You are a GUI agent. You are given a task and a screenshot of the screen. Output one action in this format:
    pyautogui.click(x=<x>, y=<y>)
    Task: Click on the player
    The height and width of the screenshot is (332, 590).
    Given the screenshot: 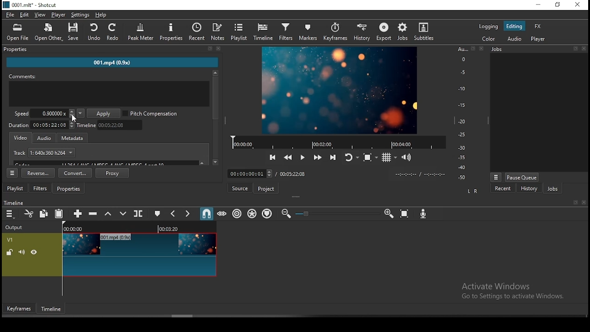 What is the action you would take?
    pyautogui.click(x=59, y=14)
    